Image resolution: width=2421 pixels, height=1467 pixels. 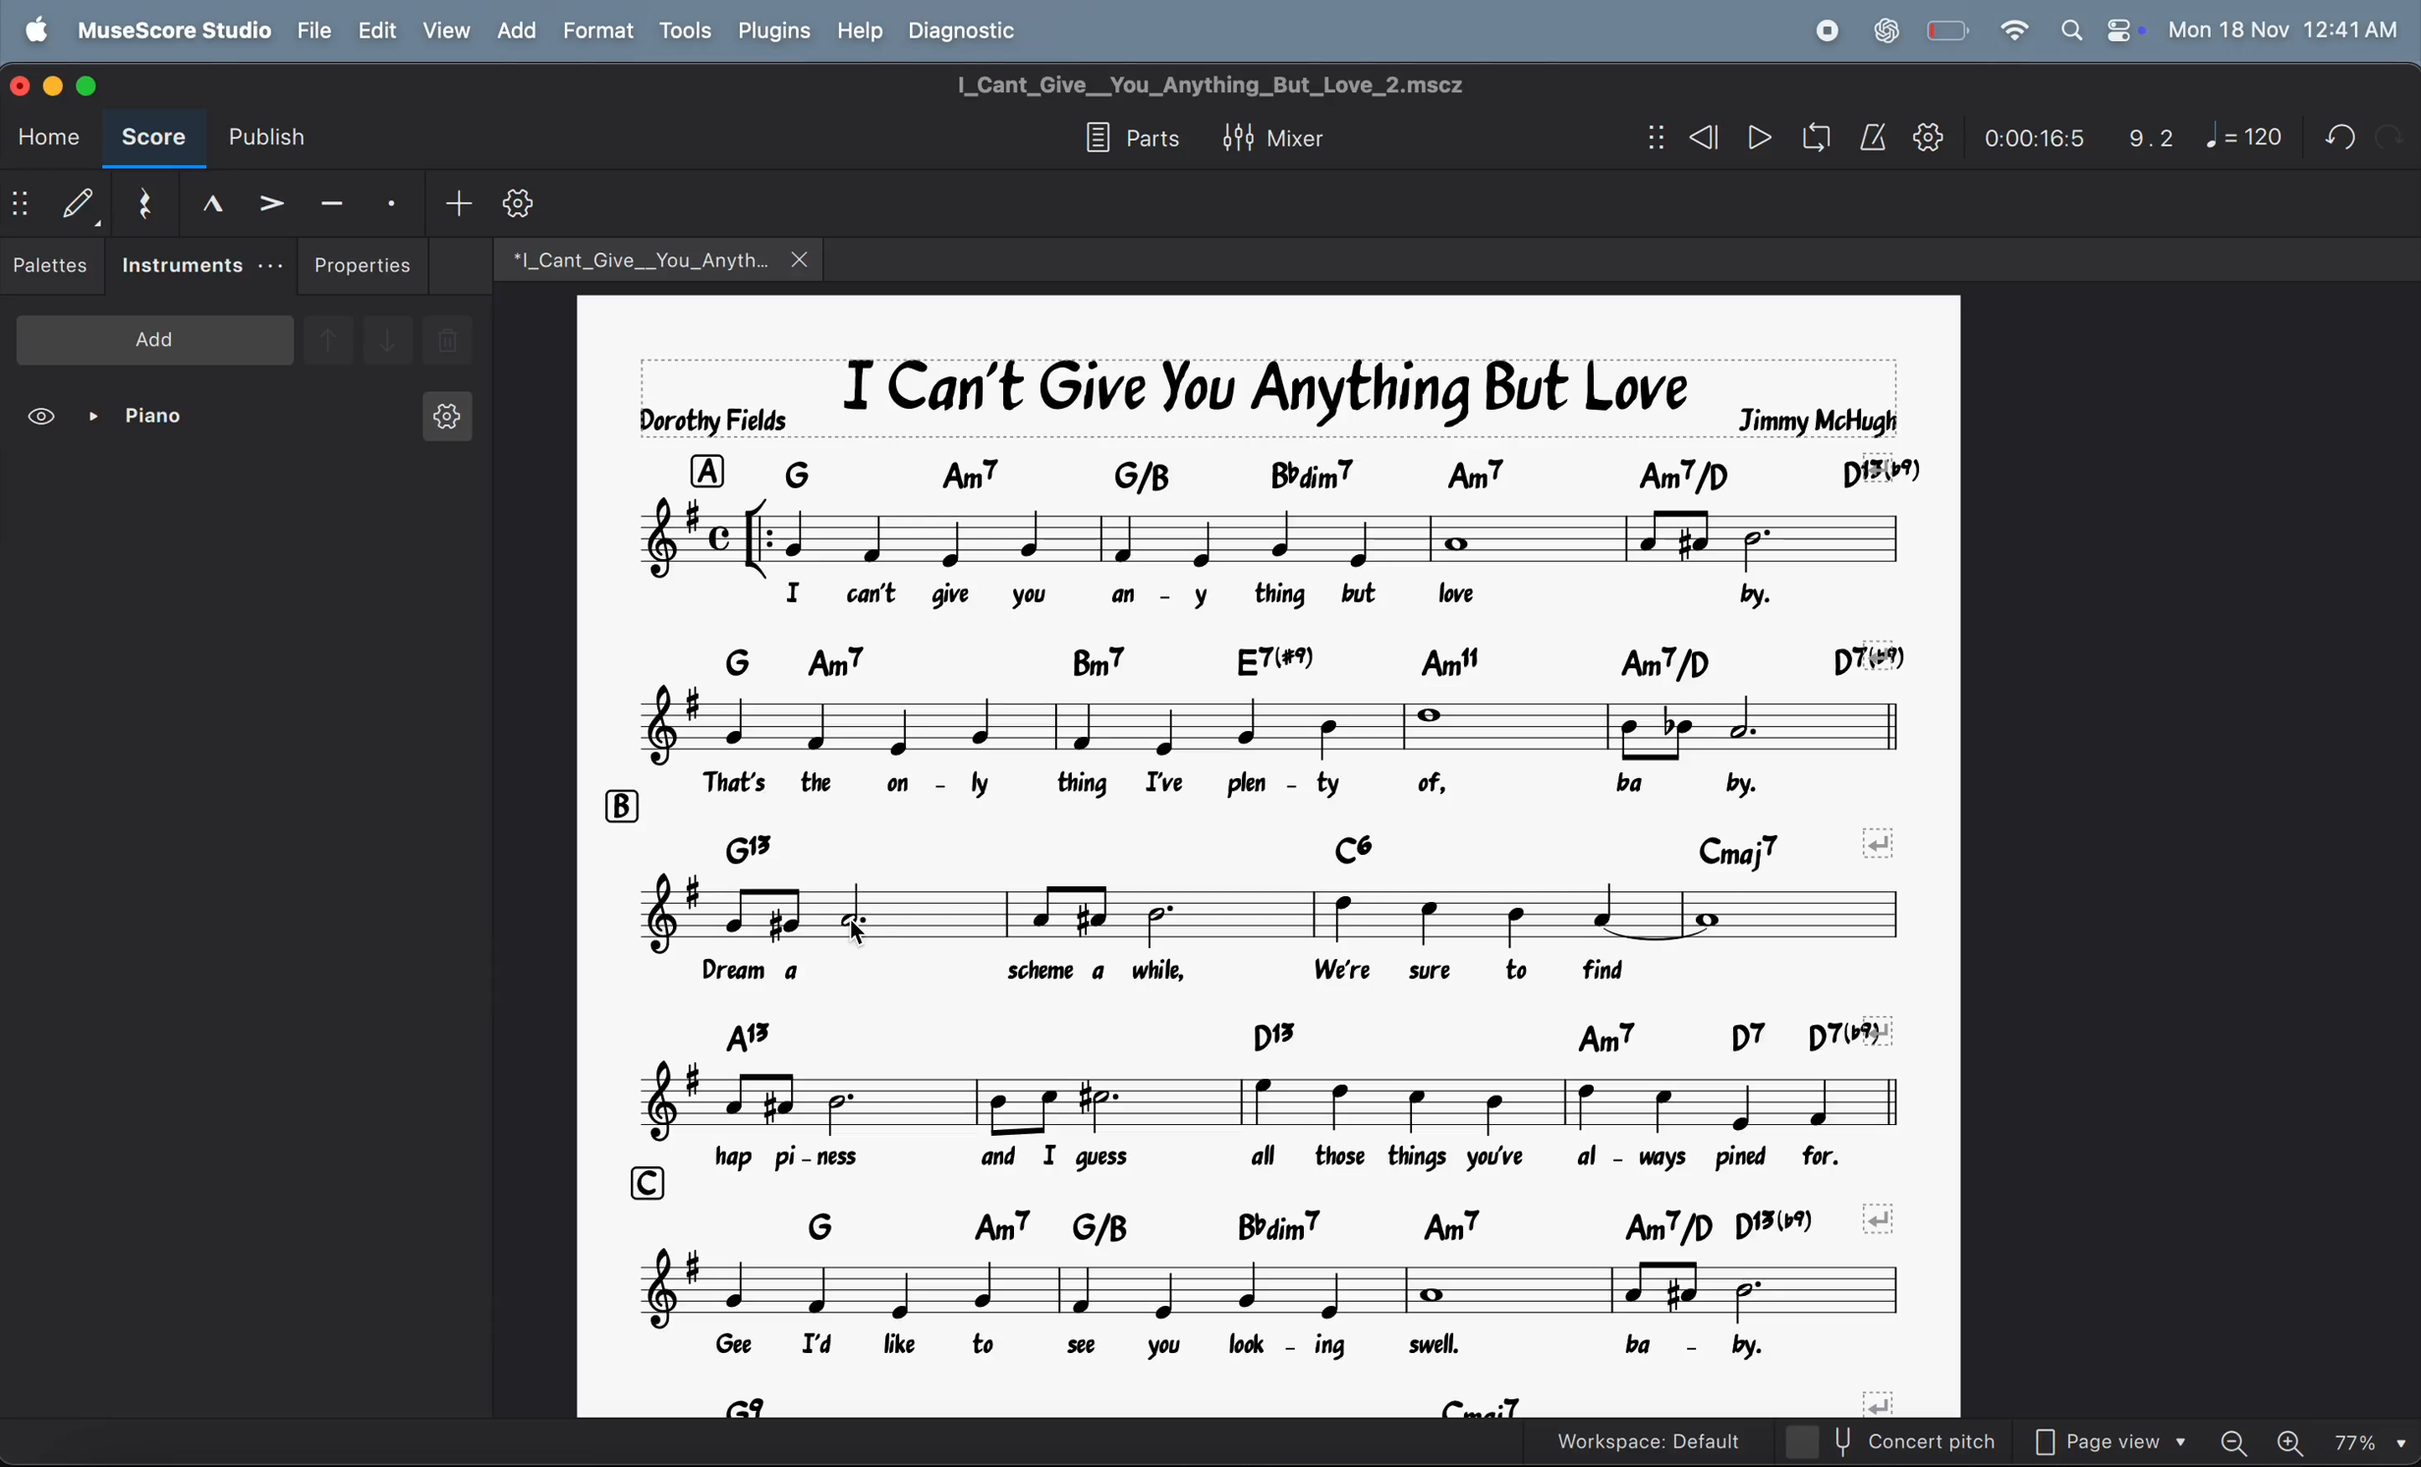 What do you see at coordinates (28, 202) in the screenshot?
I see `show/hide bar` at bounding box center [28, 202].